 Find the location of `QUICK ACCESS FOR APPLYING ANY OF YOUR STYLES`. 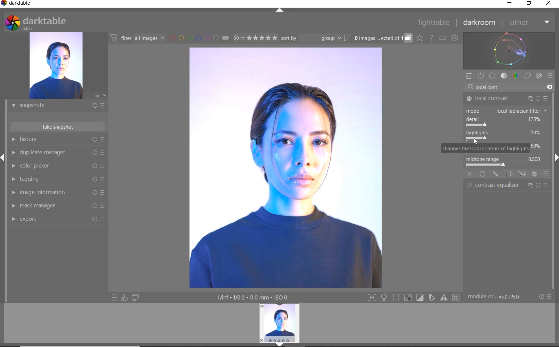

QUICK ACCESS FOR APPLYING ANY OF YOUR STYLES is located at coordinates (124, 297).